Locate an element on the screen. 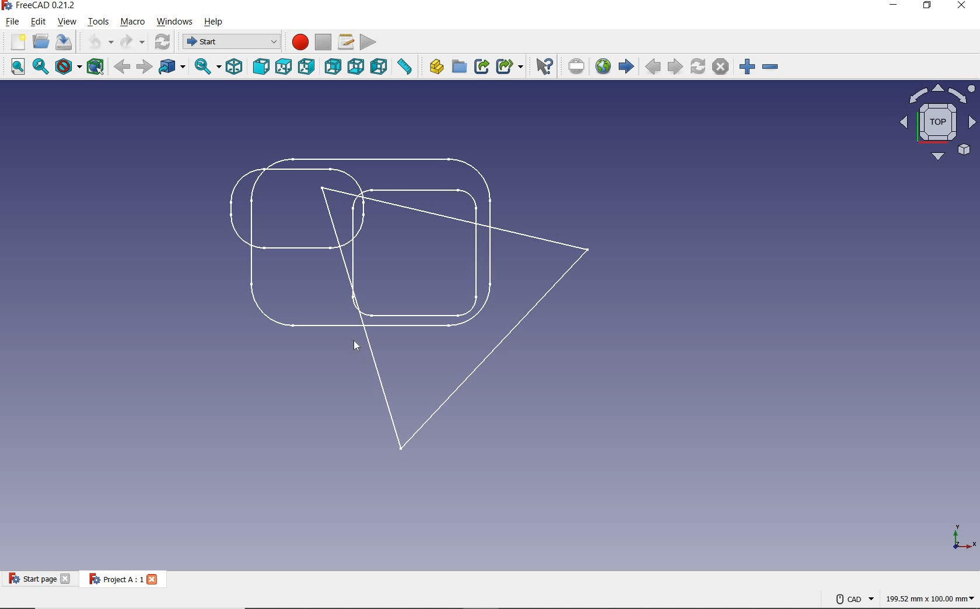 The height and width of the screenshot is (609, 980). Project A: 1 is located at coordinates (115, 578).